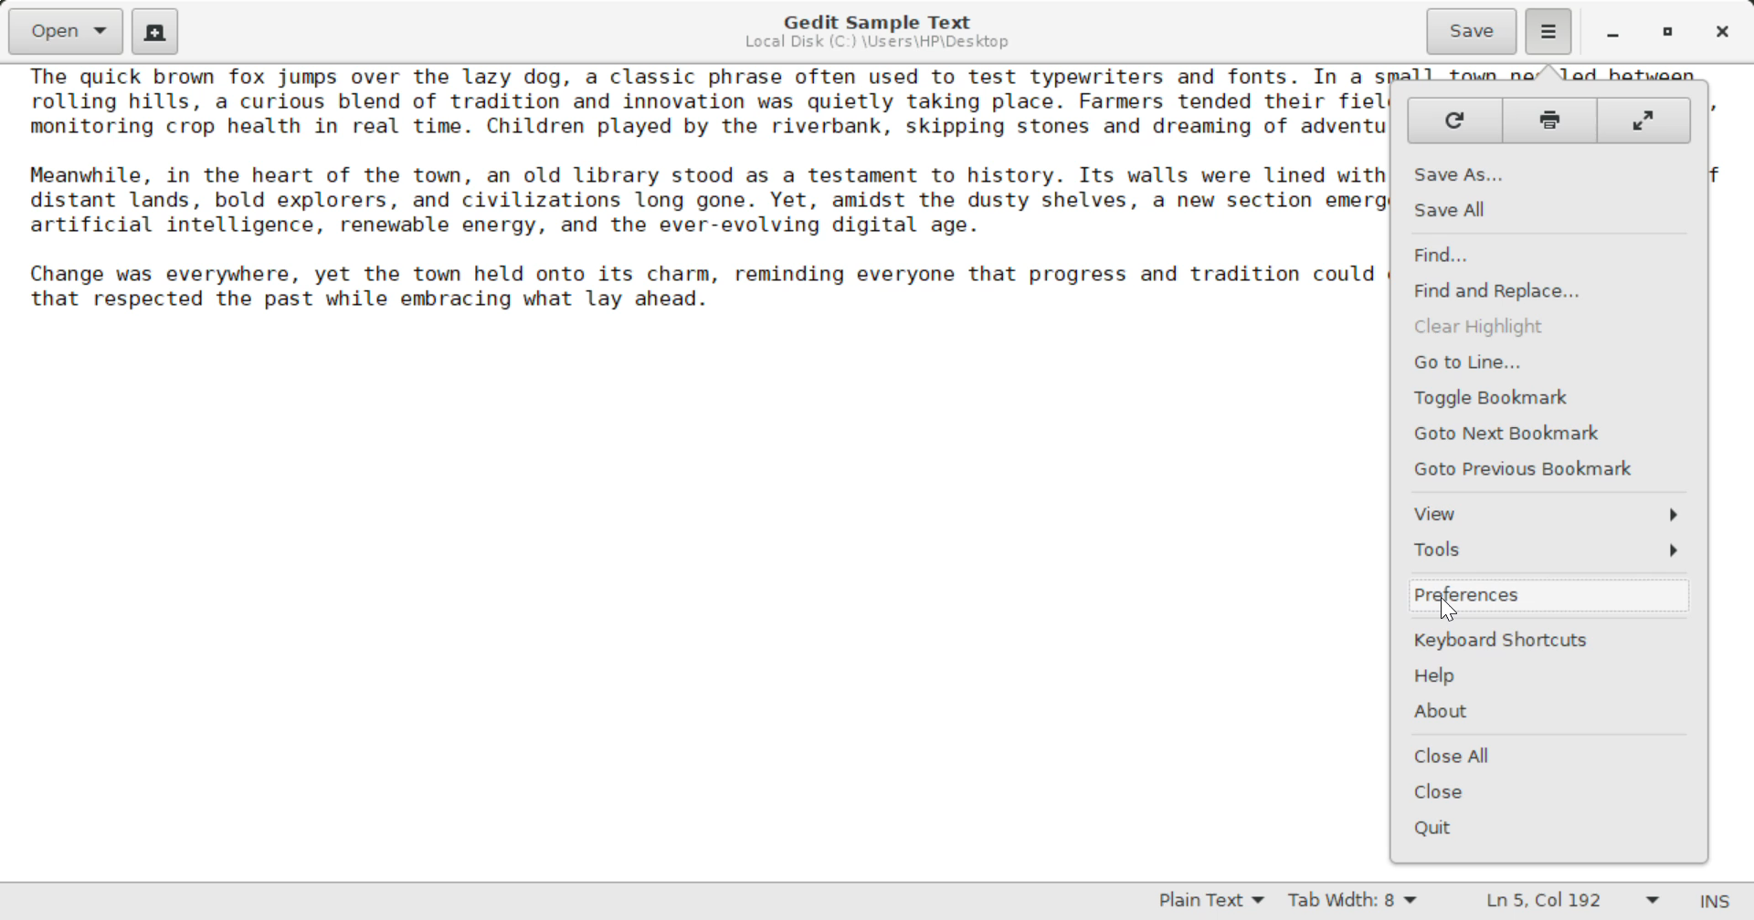  Describe the element at coordinates (1447, 827) in the screenshot. I see `Quit` at that location.